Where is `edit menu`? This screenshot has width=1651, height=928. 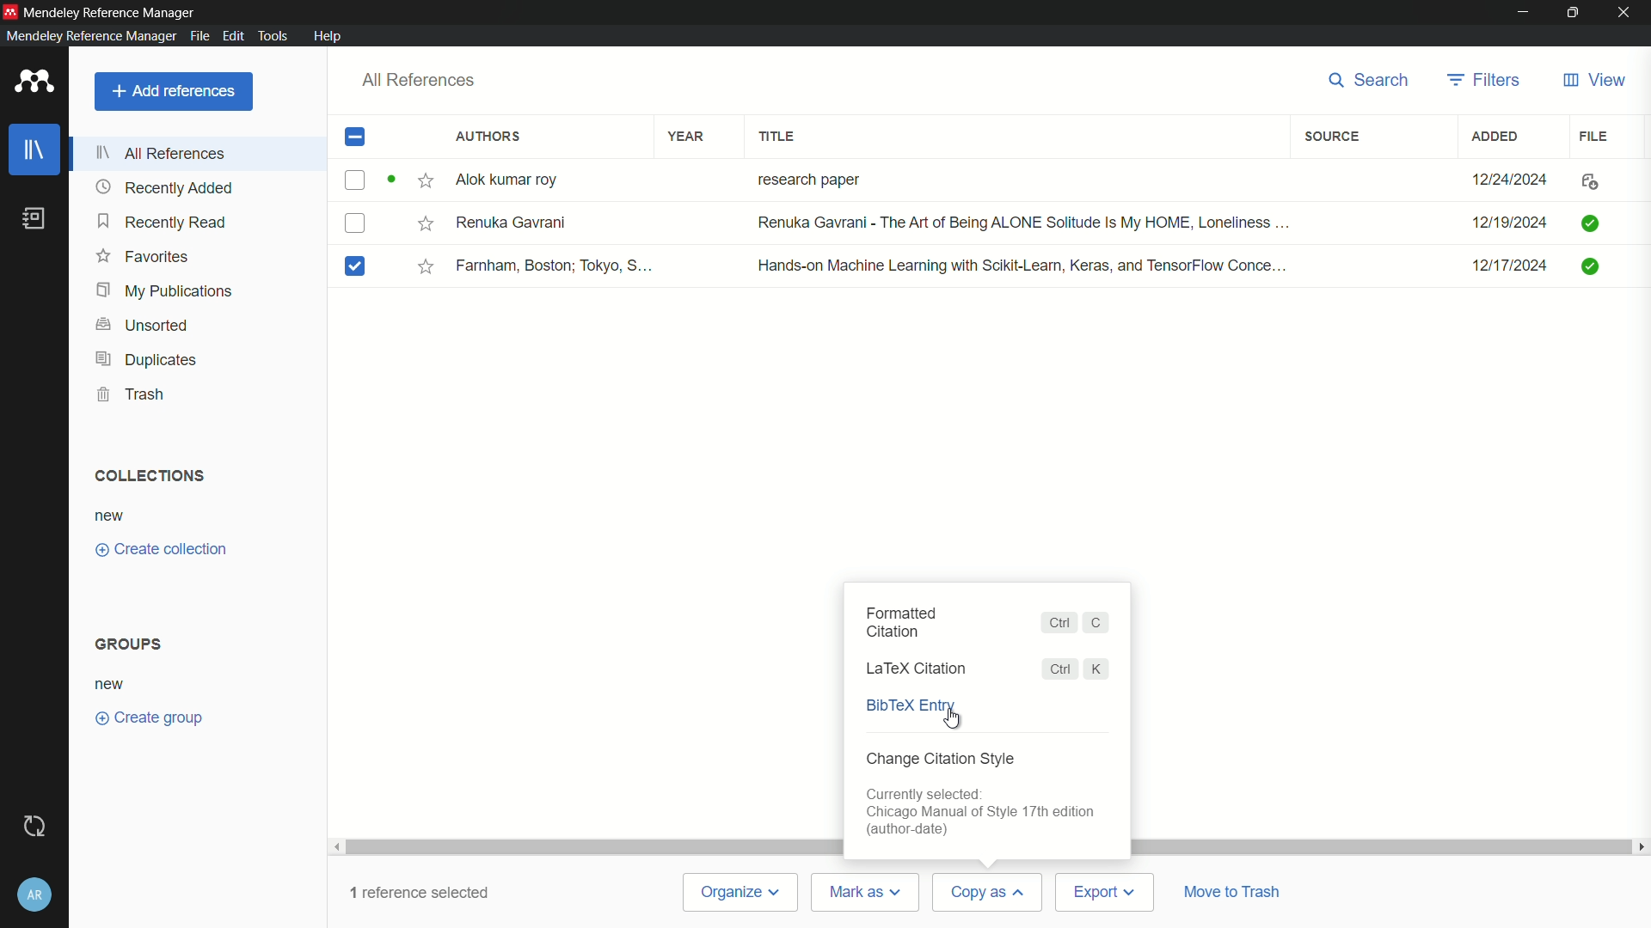 edit menu is located at coordinates (232, 35).